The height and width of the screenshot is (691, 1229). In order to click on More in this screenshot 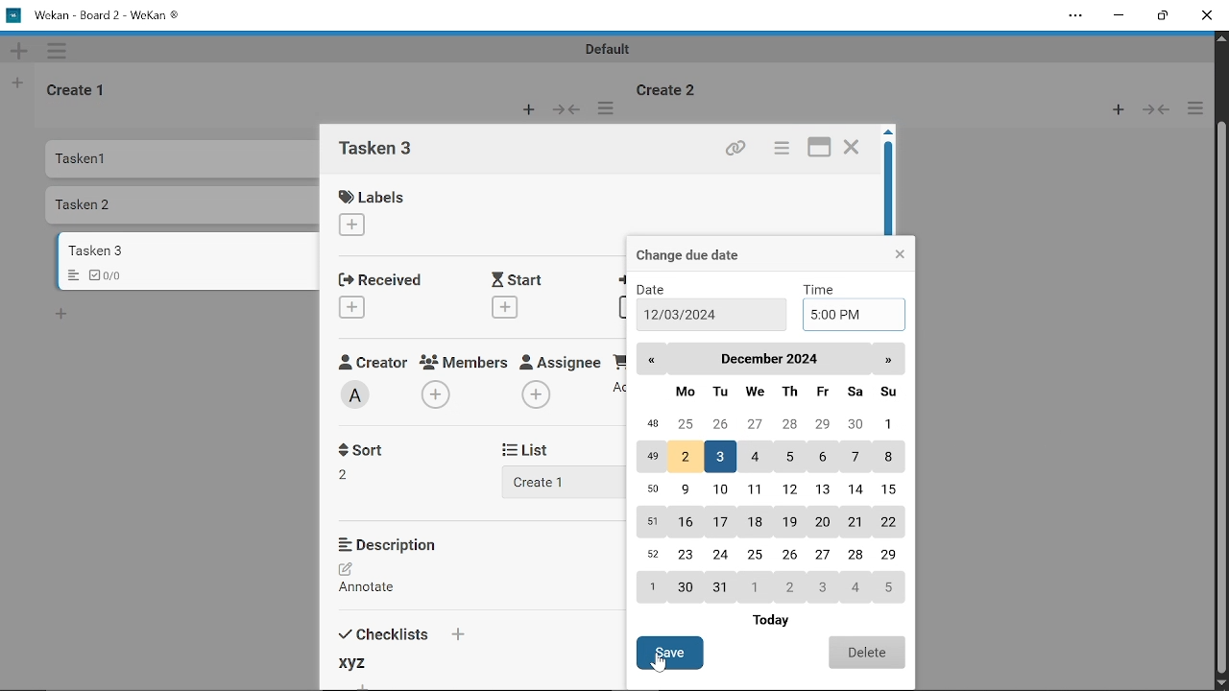, I will do `click(60, 50)`.